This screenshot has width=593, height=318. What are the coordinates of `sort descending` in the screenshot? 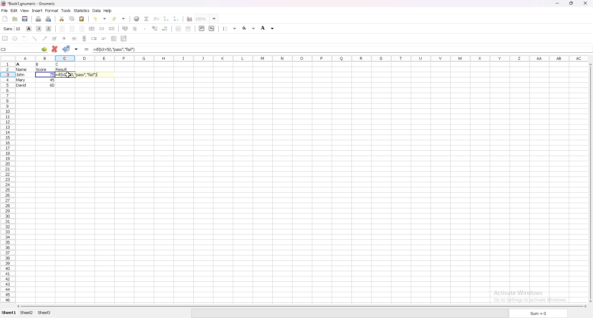 It's located at (176, 18).